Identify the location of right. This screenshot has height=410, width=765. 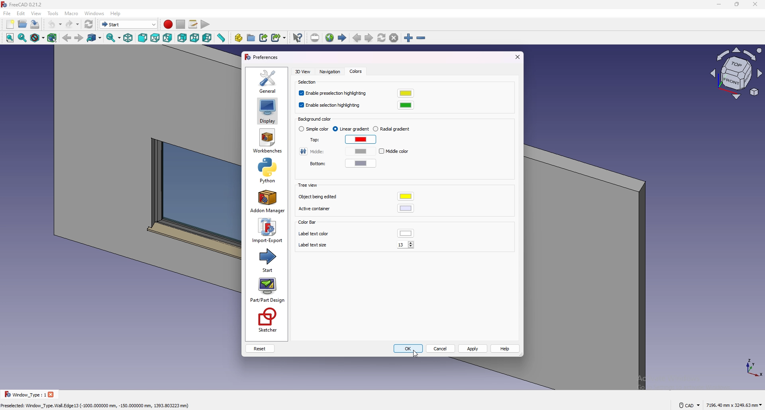
(168, 38).